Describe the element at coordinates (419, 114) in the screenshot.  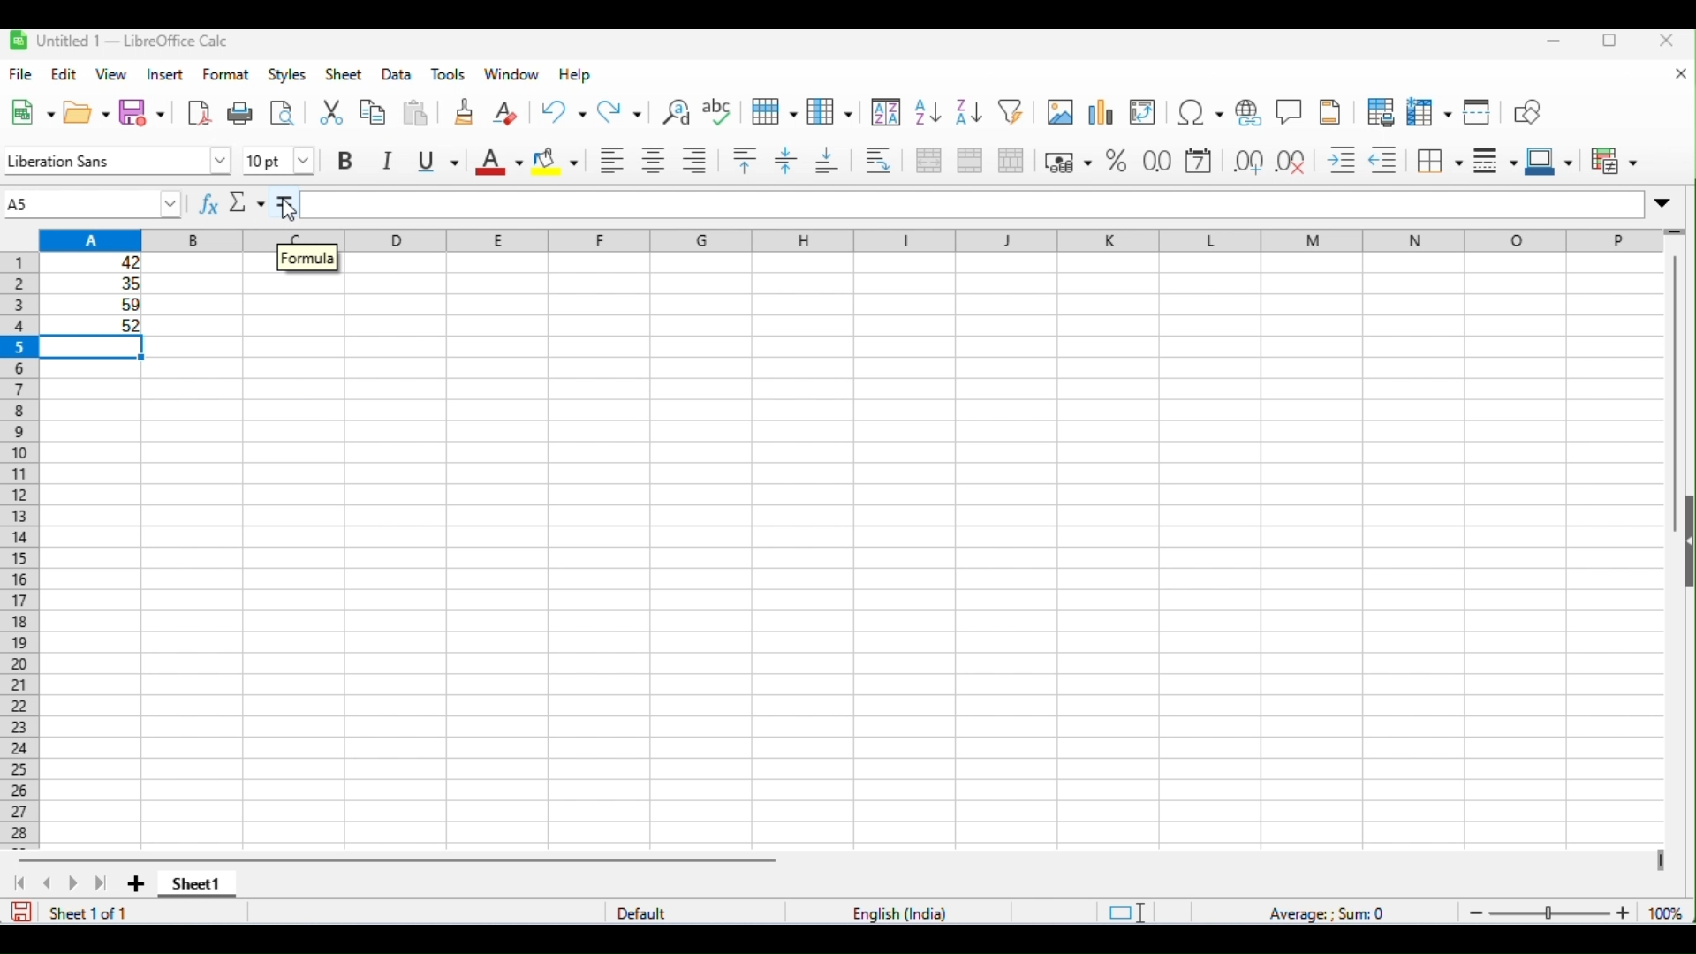
I see `paste` at that location.